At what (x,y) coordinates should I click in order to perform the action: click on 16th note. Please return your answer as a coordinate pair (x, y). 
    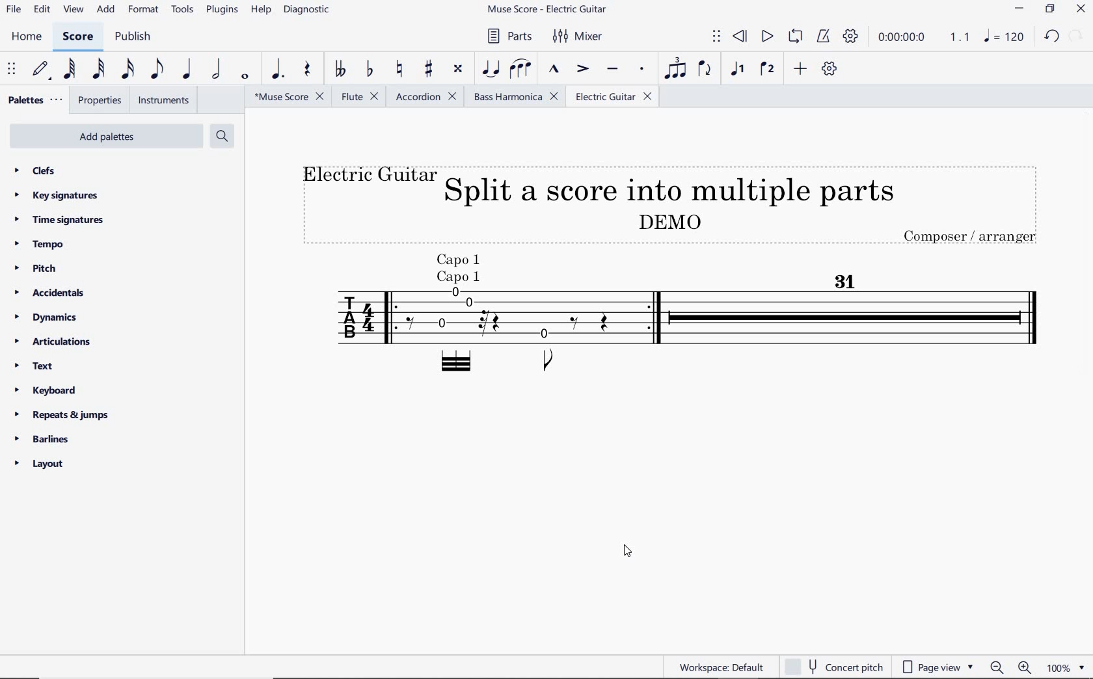
    Looking at the image, I should click on (128, 68).